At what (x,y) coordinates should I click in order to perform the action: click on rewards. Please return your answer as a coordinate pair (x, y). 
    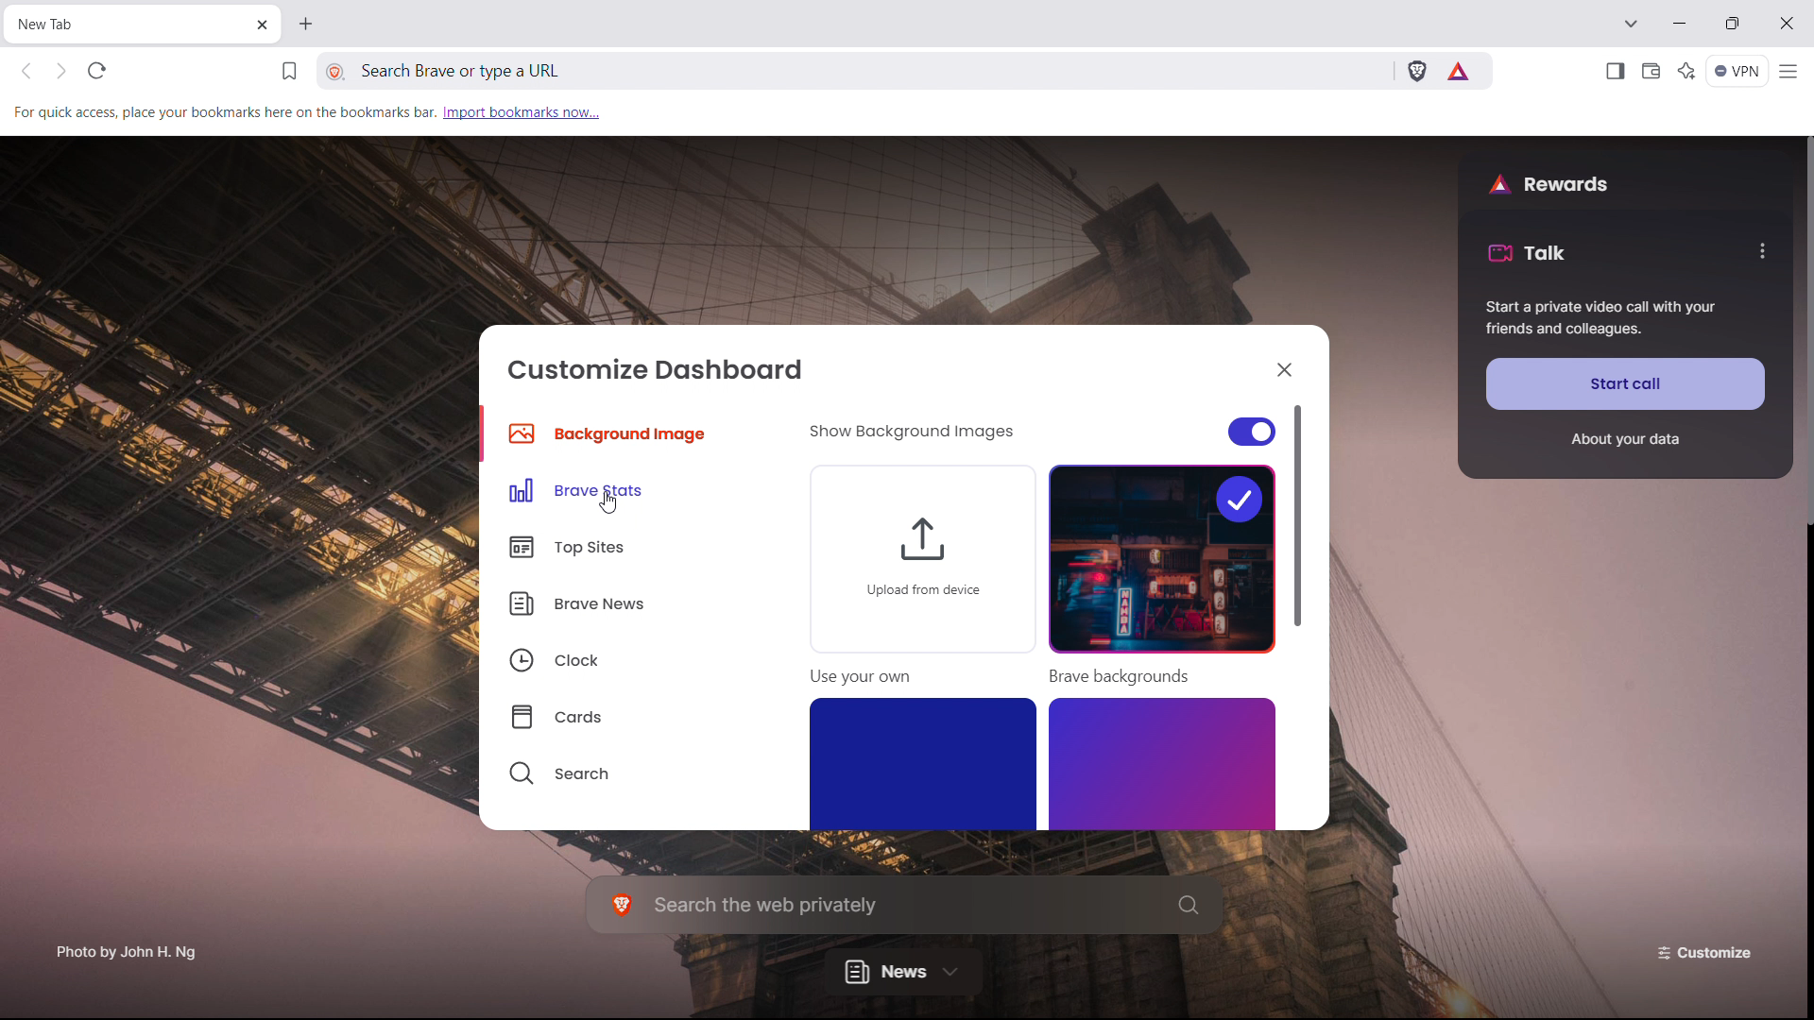
    Looking at the image, I should click on (1549, 182).